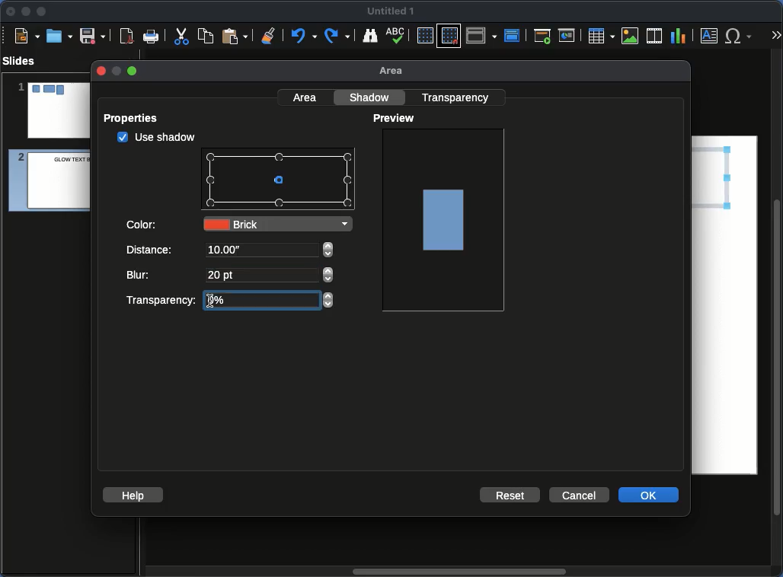 This screenshot has width=783, height=577. I want to click on Undo, so click(302, 36).